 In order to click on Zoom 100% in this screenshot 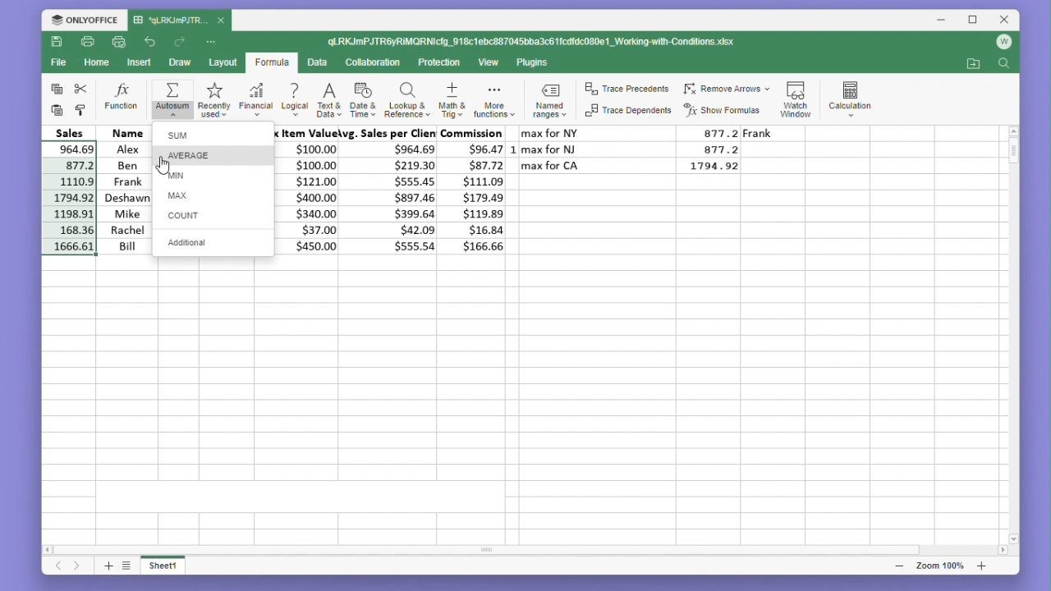, I will do `click(944, 566)`.